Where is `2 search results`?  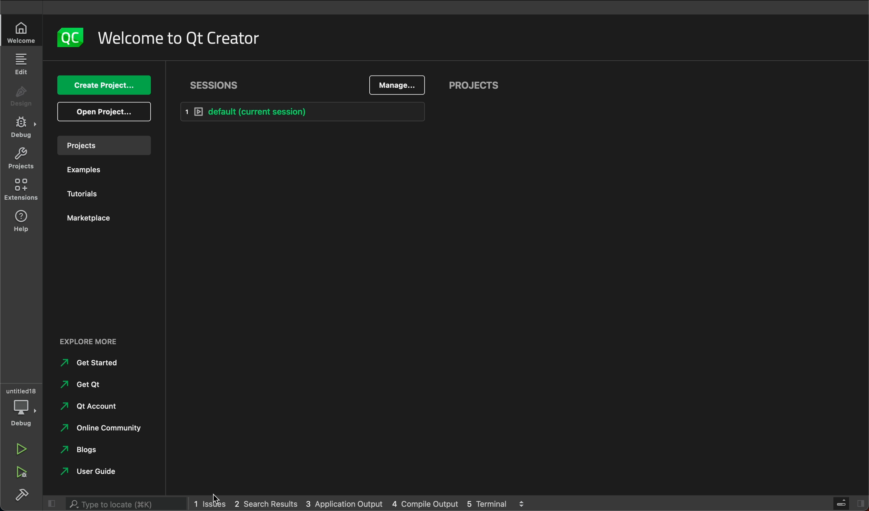 2 search results is located at coordinates (265, 501).